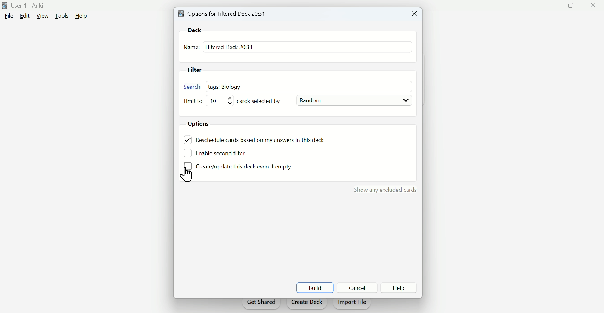 The width and height of the screenshot is (604, 313). I want to click on Filter, so click(197, 71).